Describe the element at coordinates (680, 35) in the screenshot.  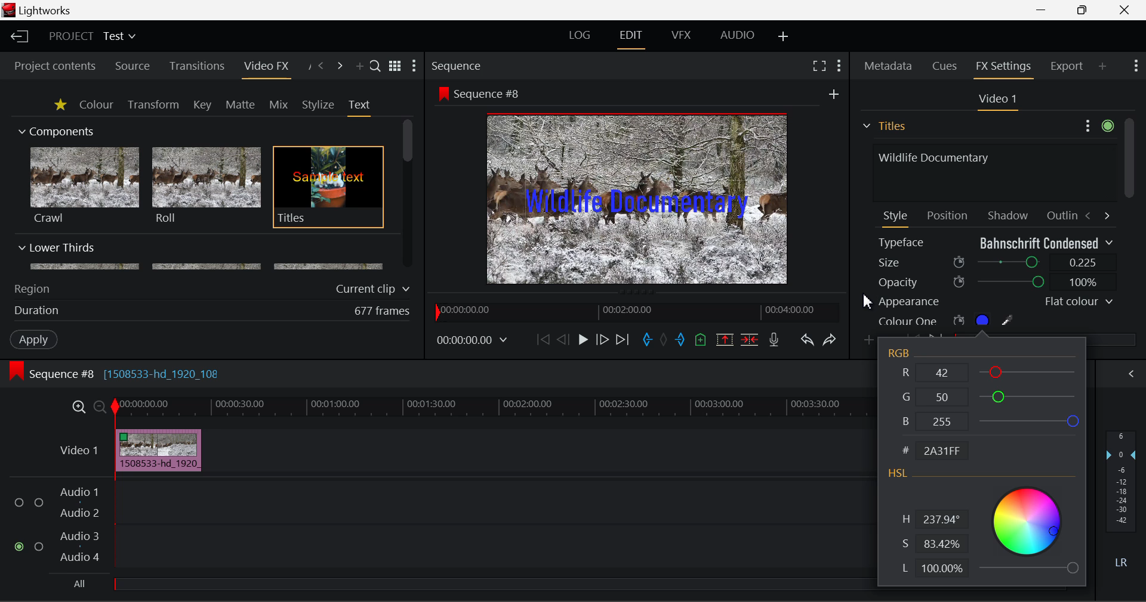
I see `VFX Layout` at that location.